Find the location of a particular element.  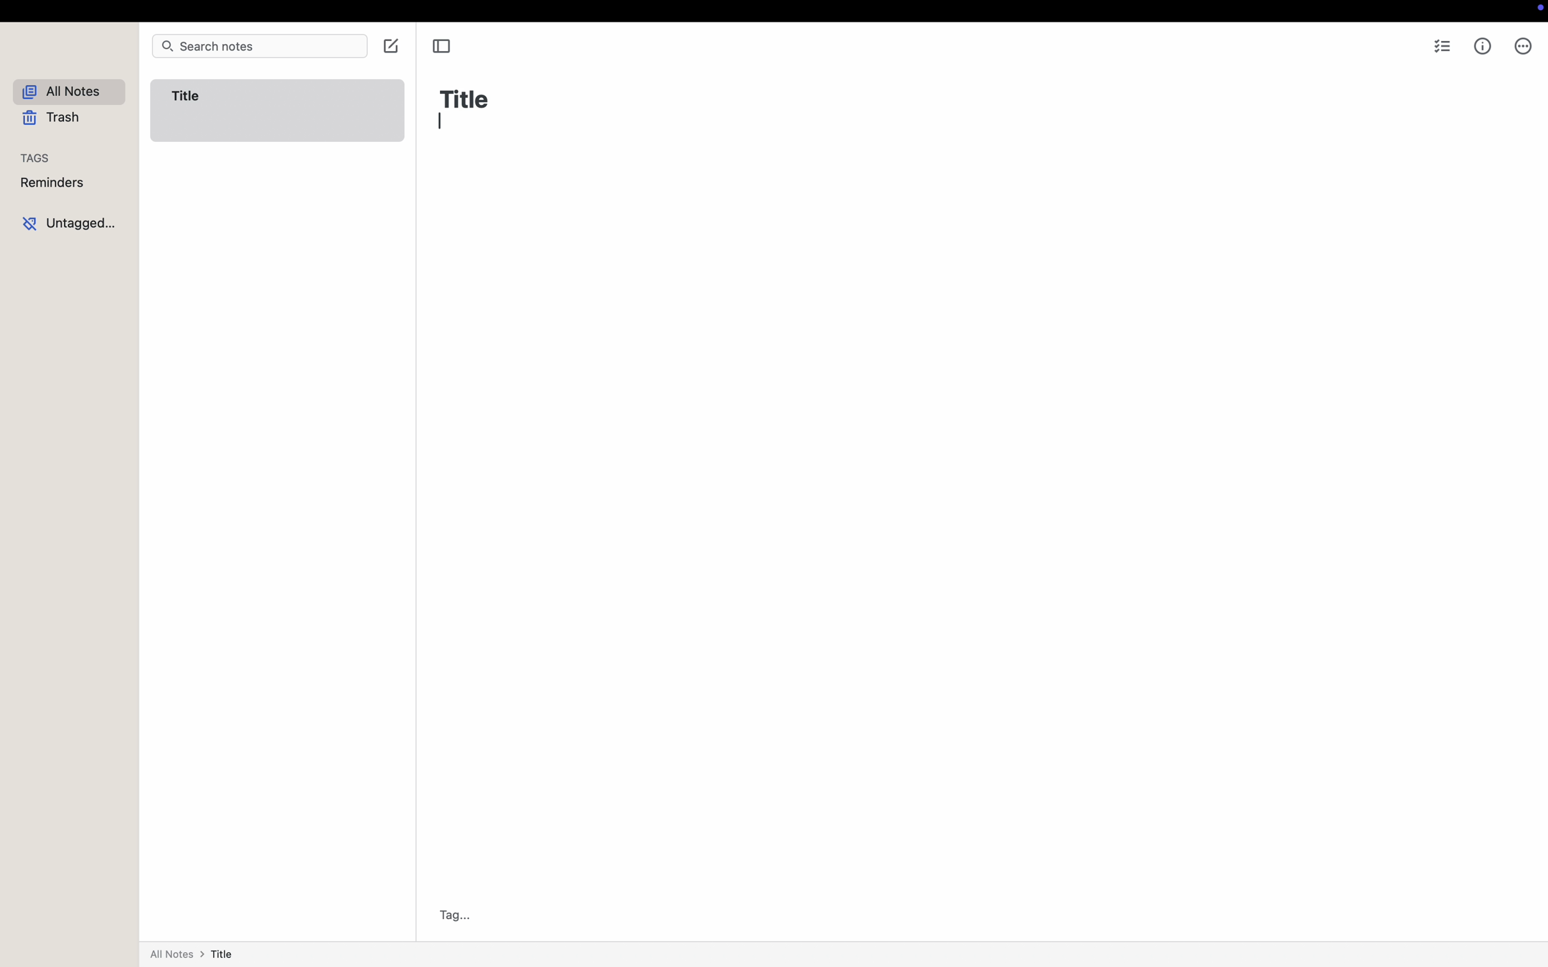

more options is located at coordinates (1523, 46).